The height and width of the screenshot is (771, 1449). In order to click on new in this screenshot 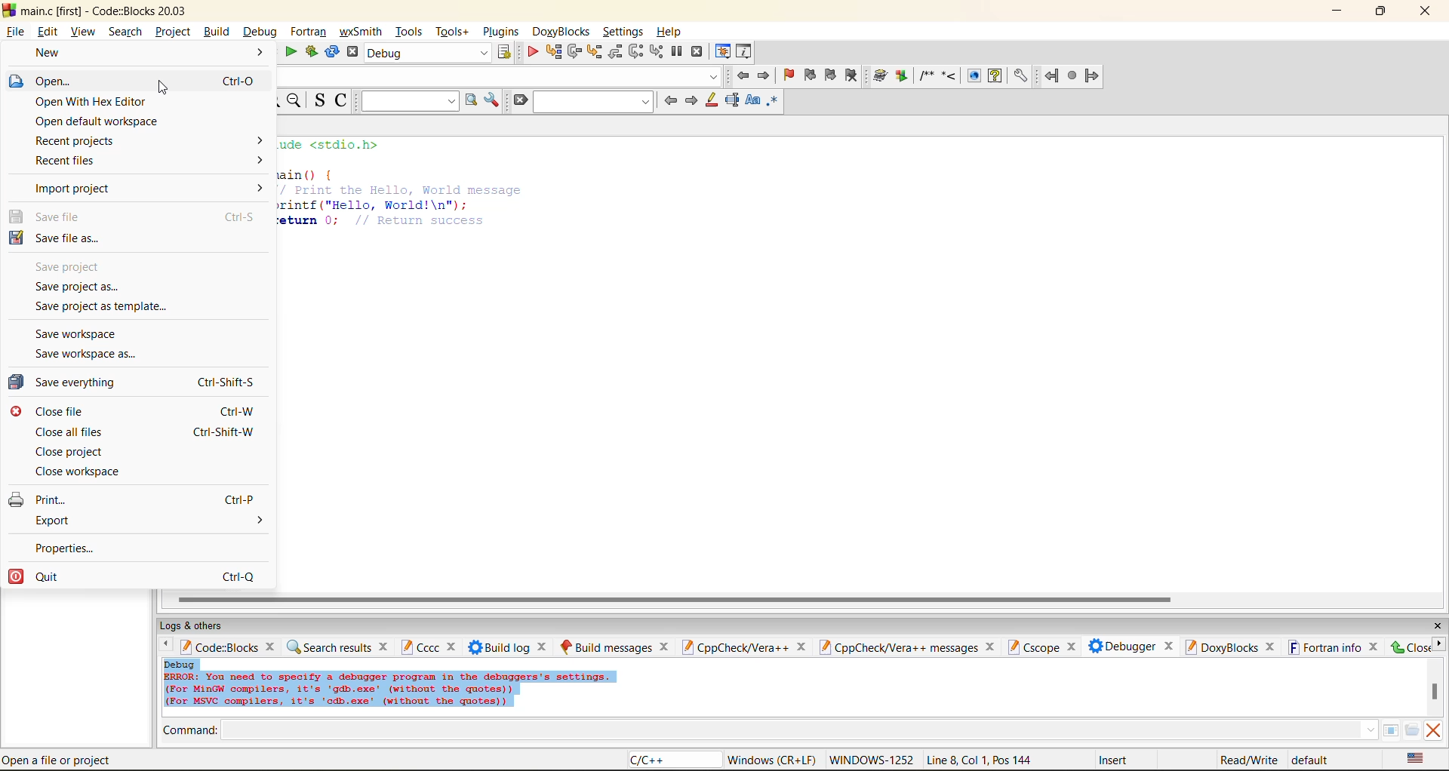, I will do `click(145, 53)`.